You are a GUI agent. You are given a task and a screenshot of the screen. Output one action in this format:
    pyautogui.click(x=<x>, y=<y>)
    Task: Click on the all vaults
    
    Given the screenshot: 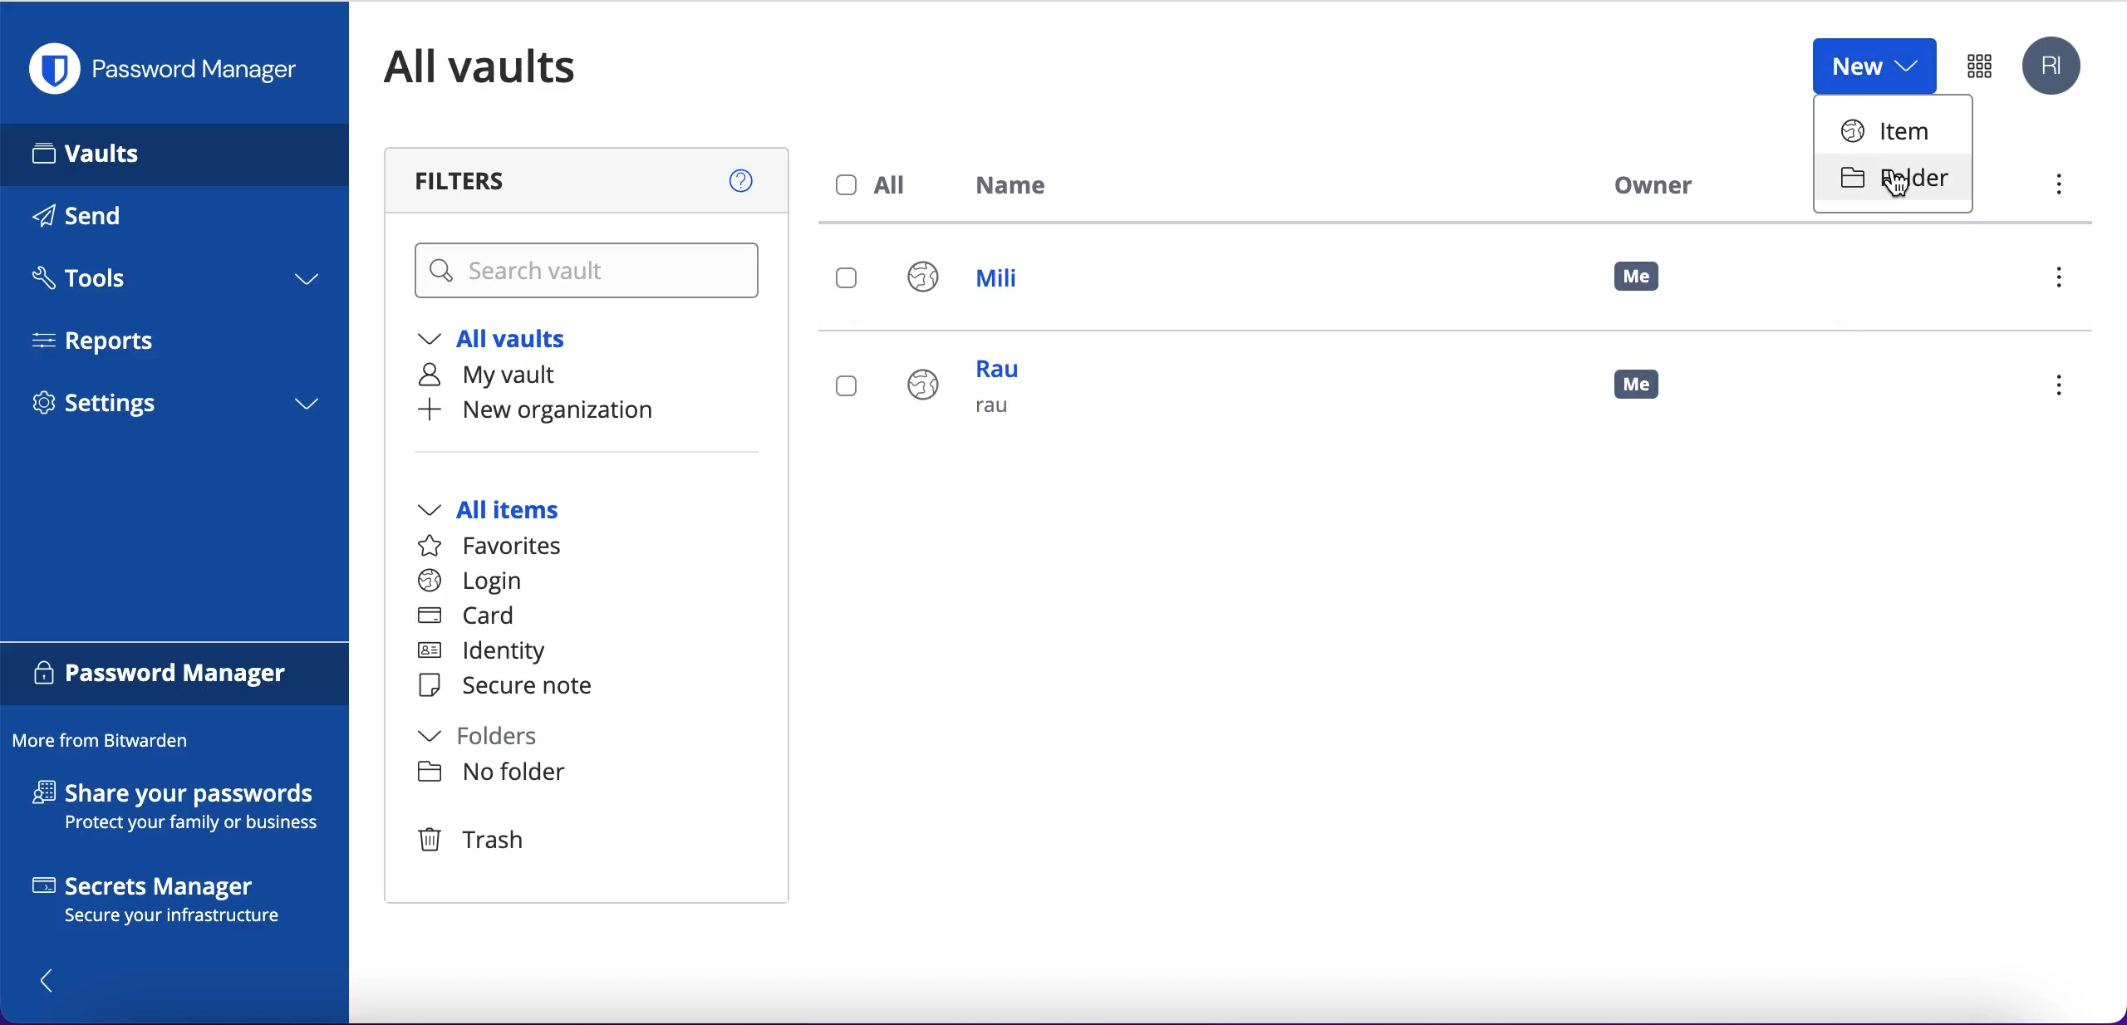 What is the action you would take?
    pyautogui.click(x=505, y=342)
    